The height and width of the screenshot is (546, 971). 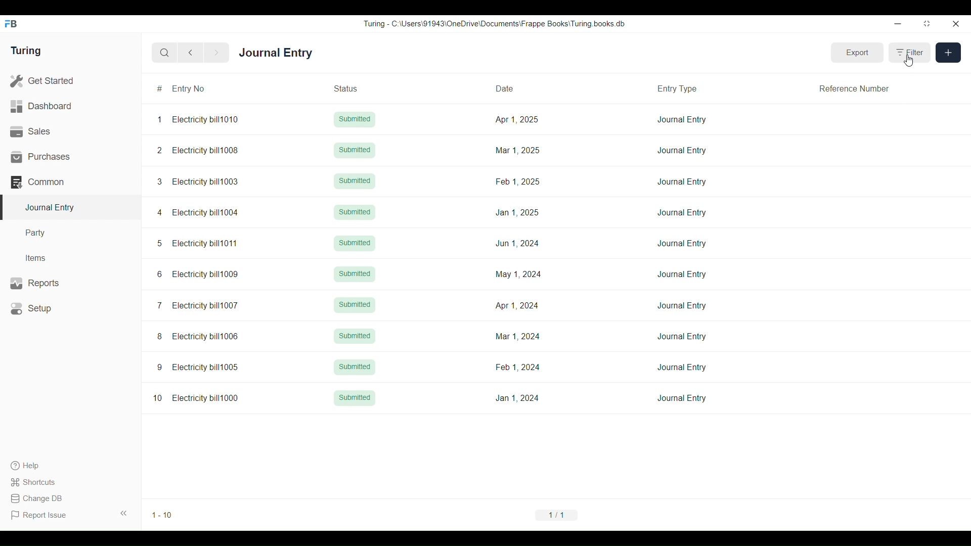 What do you see at coordinates (276, 52) in the screenshot?
I see `Journal Entry` at bounding box center [276, 52].